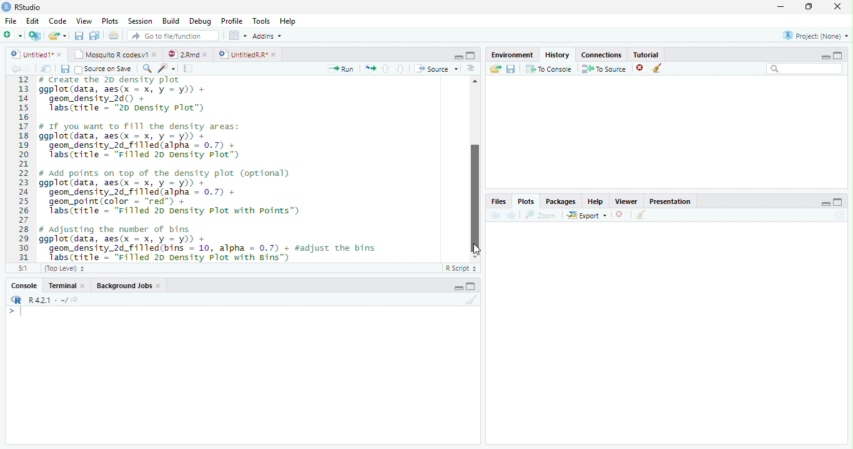 The image size is (853, 449). What do you see at coordinates (780, 7) in the screenshot?
I see `minimize` at bounding box center [780, 7].